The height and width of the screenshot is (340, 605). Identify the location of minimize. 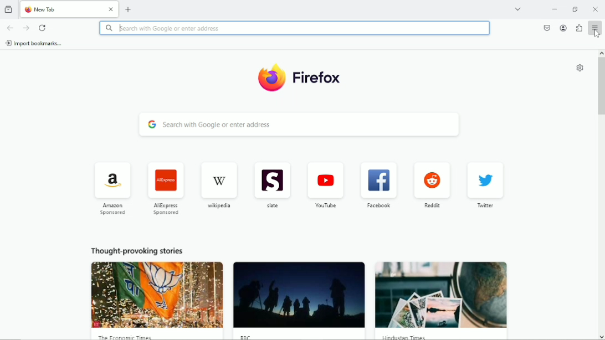
(554, 8).